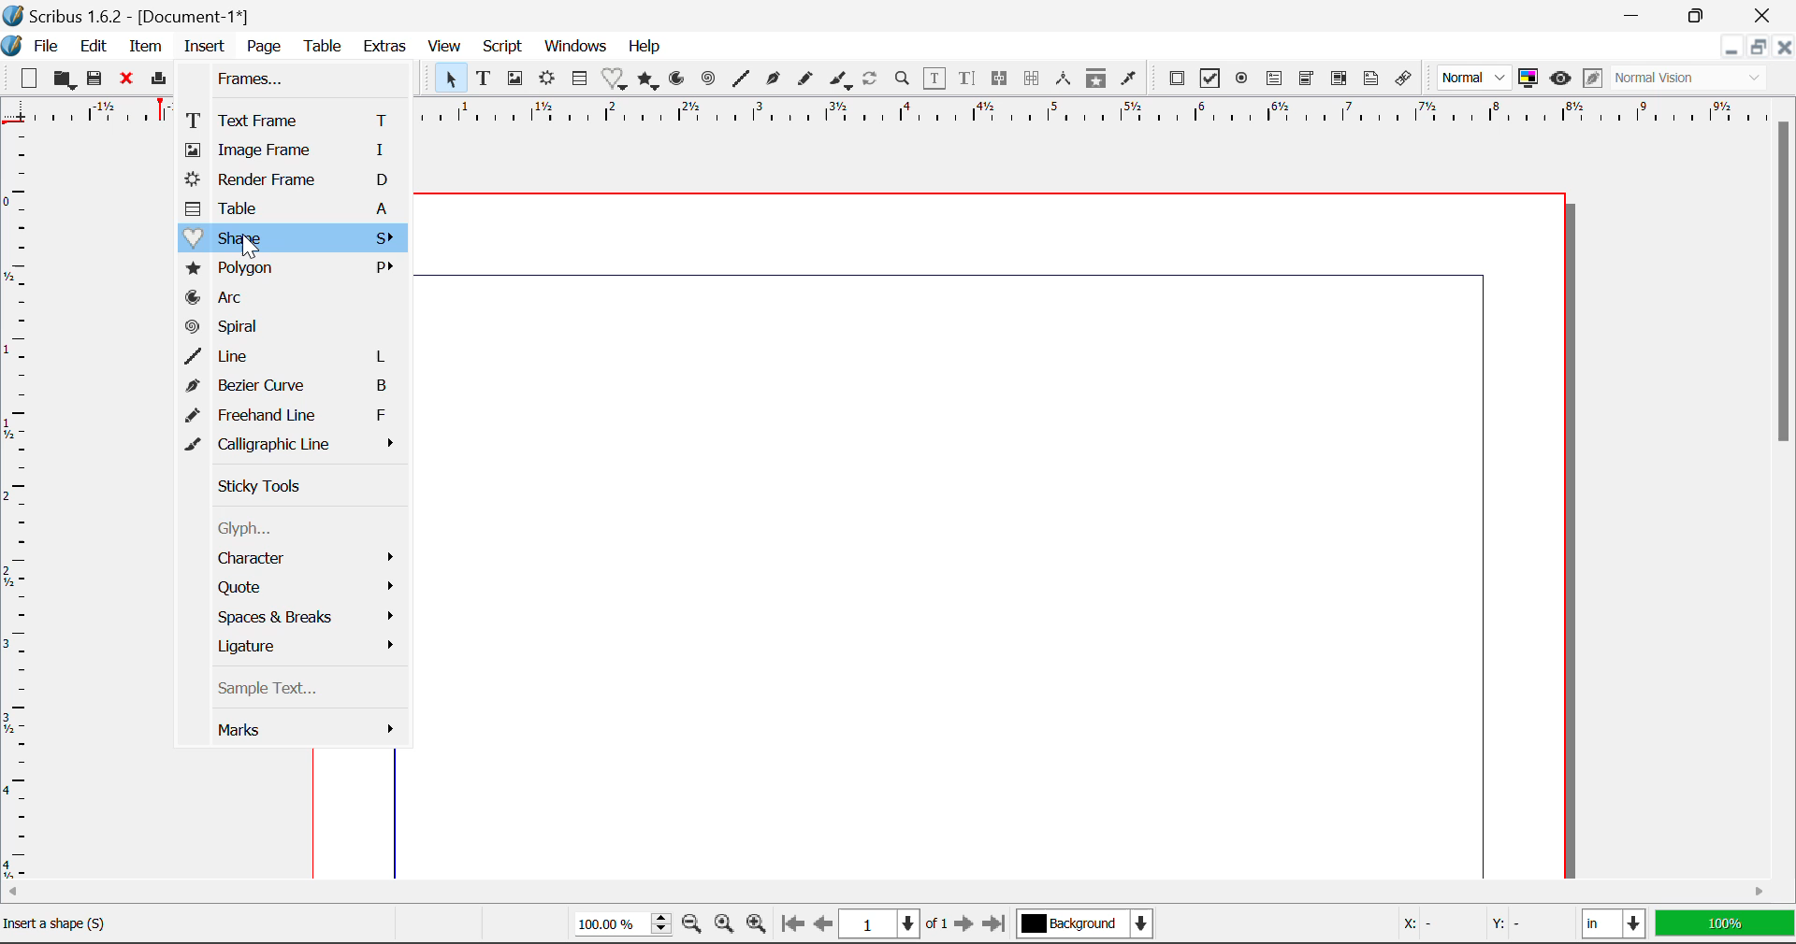 The image size is (1796, 944). Describe the element at coordinates (47, 47) in the screenshot. I see `File` at that location.